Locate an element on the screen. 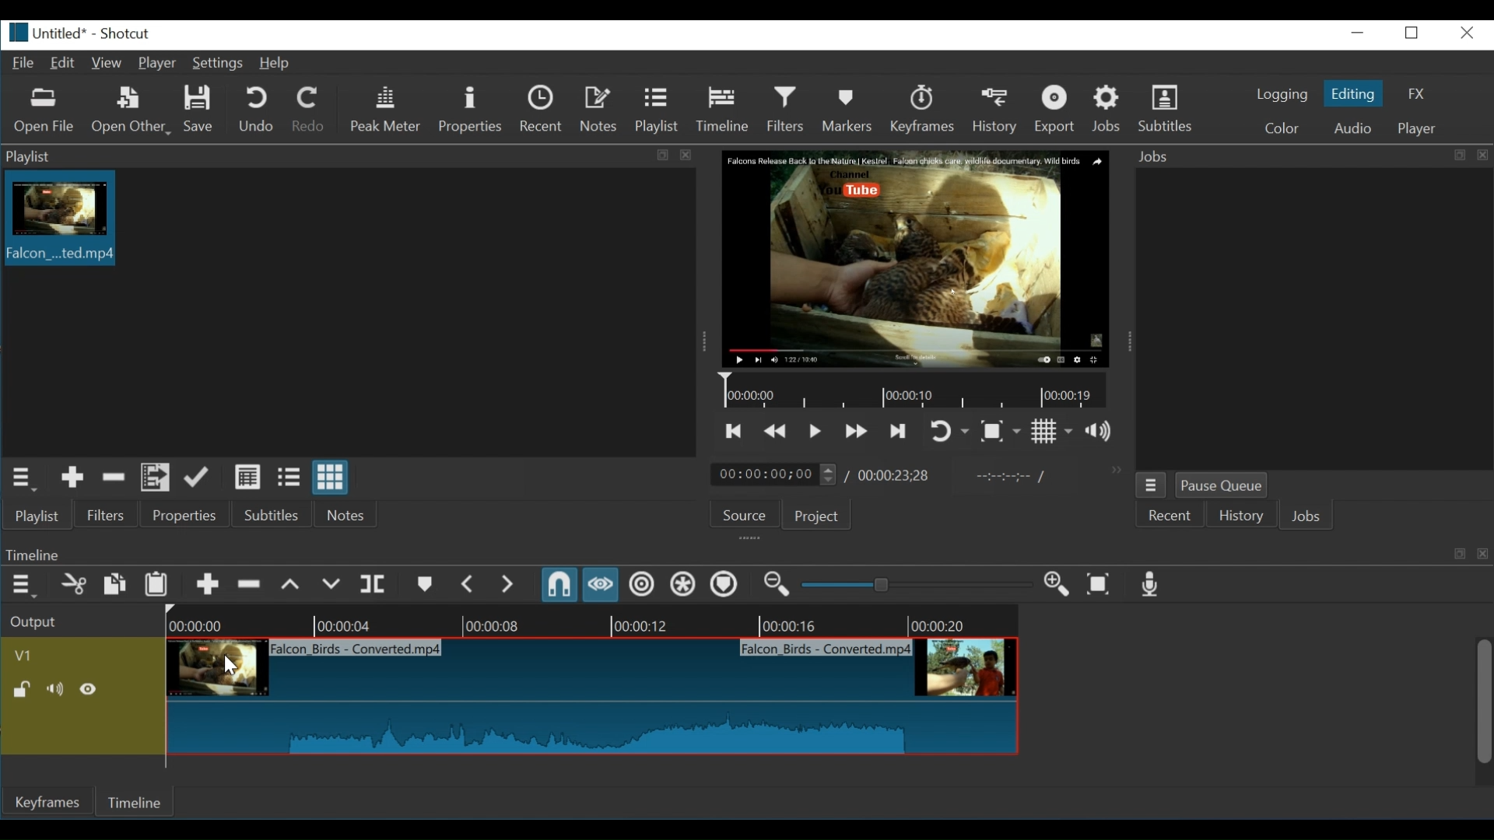 The image size is (1494, 840). Player is located at coordinates (157, 64).